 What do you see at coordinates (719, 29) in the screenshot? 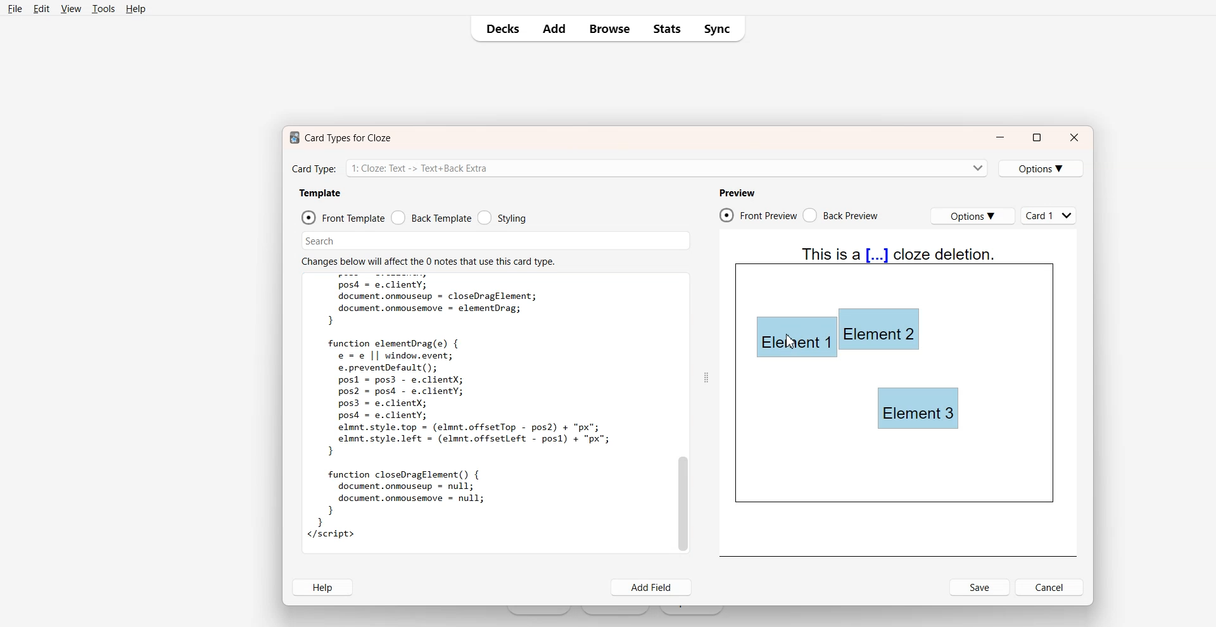
I see `Sync` at bounding box center [719, 29].